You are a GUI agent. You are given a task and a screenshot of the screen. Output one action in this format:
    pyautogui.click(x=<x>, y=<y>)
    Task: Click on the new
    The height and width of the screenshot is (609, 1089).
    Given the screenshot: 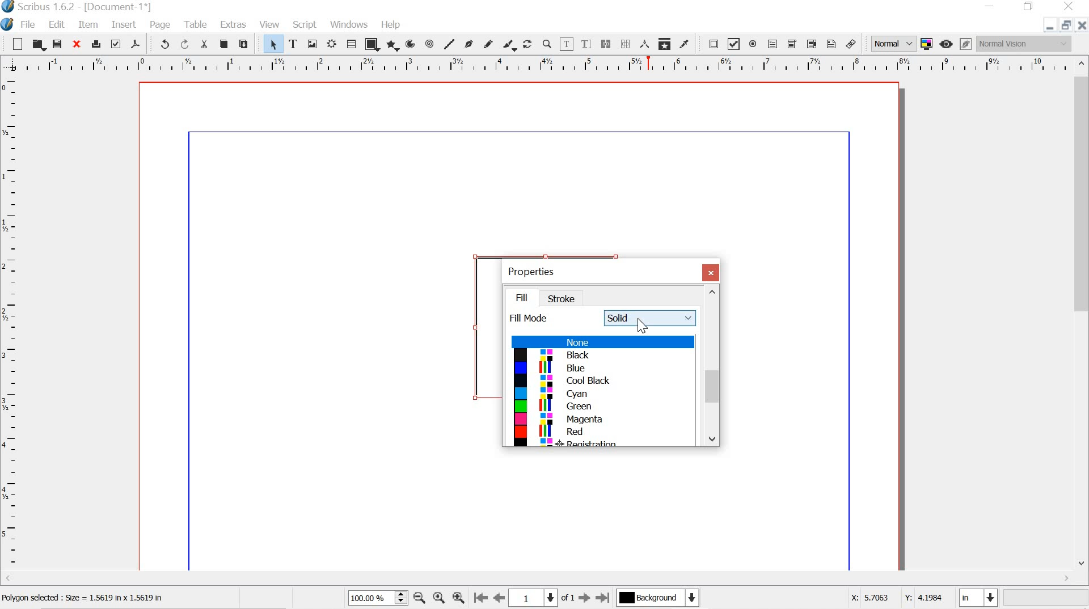 What is the action you would take?
    pyautogui.click(x=14, y=43)
    